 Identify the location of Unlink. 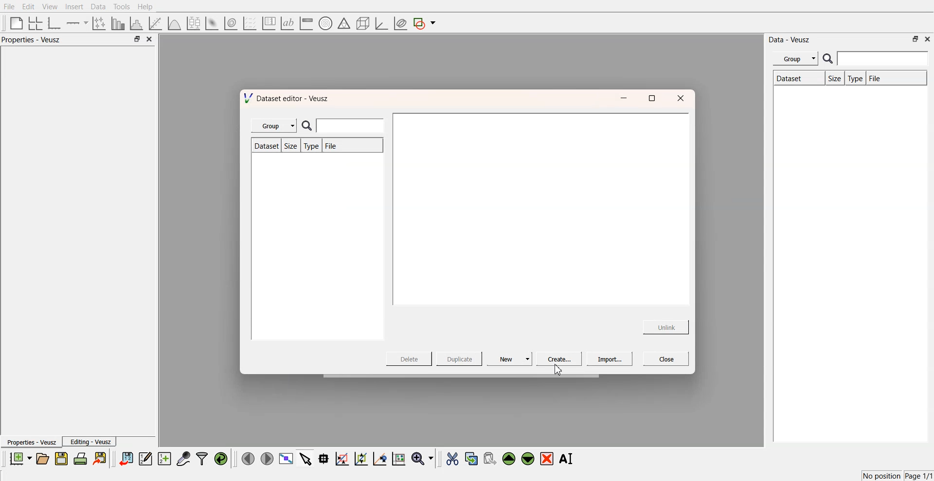
(666, 326).